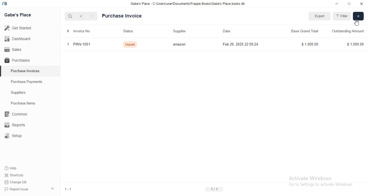  Describe the element at coordinates (130, 45) in the screenshot. I see `Unpaid` at that location.